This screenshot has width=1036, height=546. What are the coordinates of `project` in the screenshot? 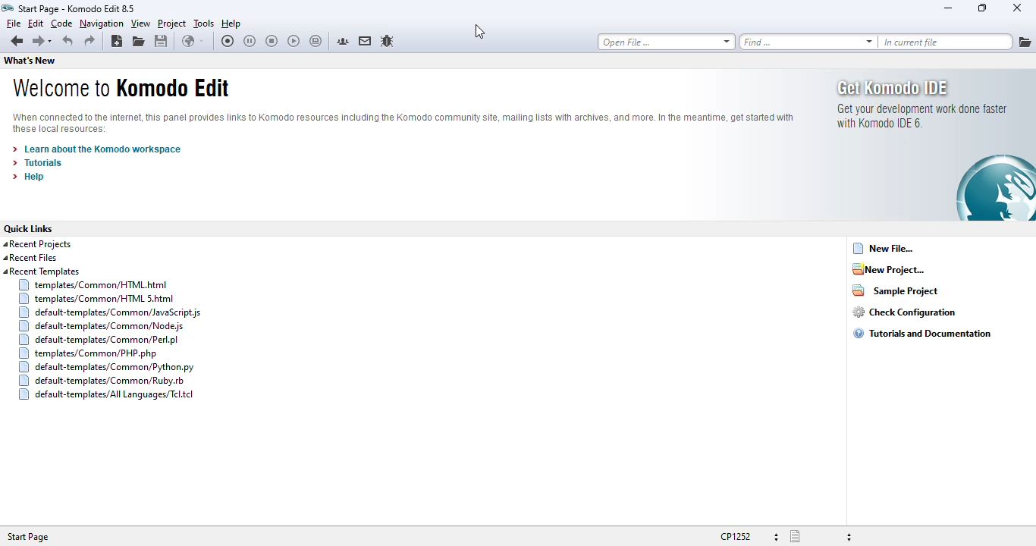 It's located at (172, 24).